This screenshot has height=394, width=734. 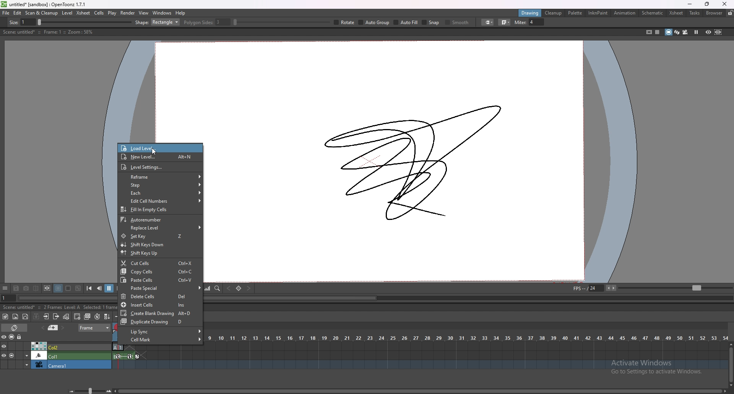 What do you see at coordinates (58, 288) in the screenshot?
I see `black background` at bounding box center [58, 288].